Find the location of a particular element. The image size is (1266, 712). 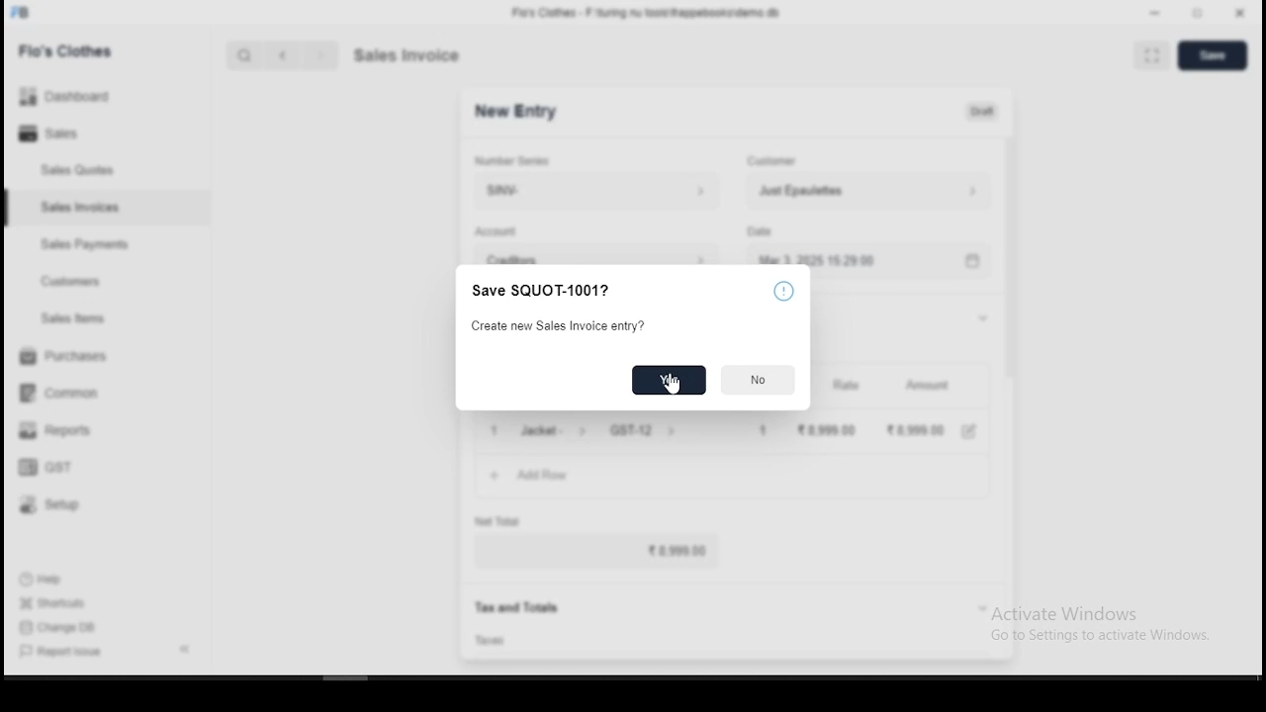

date is located at coordinates (490, 229).